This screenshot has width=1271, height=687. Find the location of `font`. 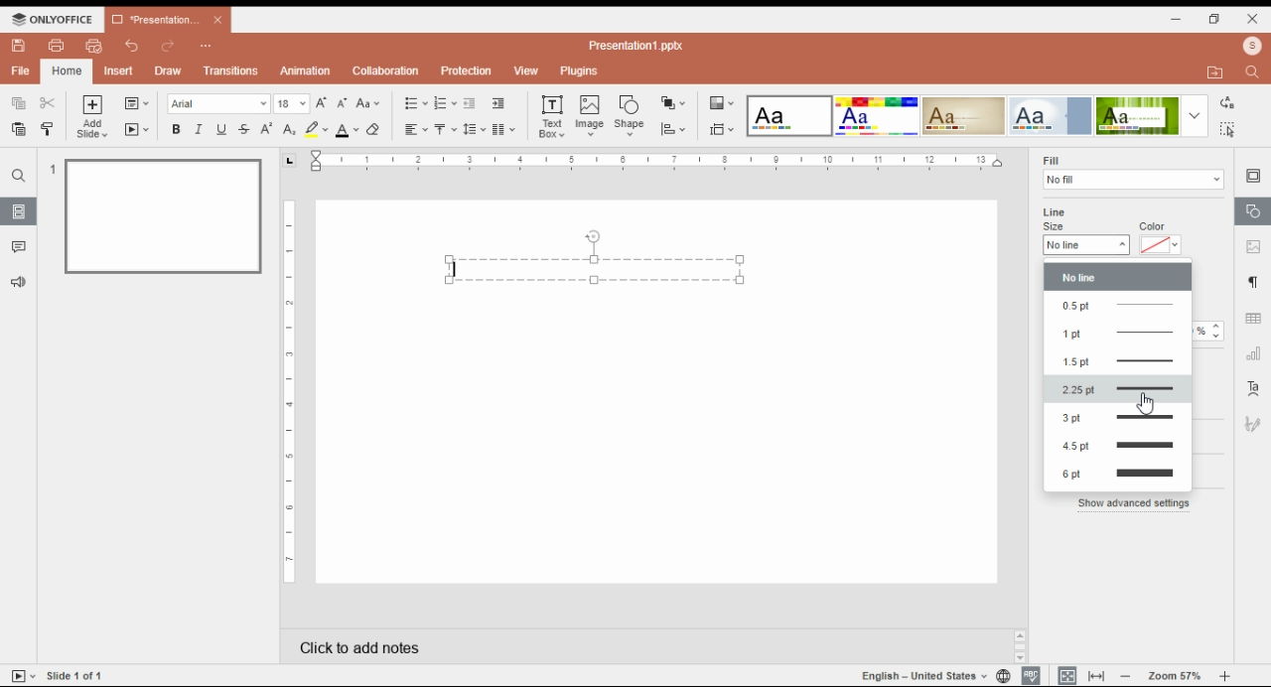

font is located at coordinates (218, 103).